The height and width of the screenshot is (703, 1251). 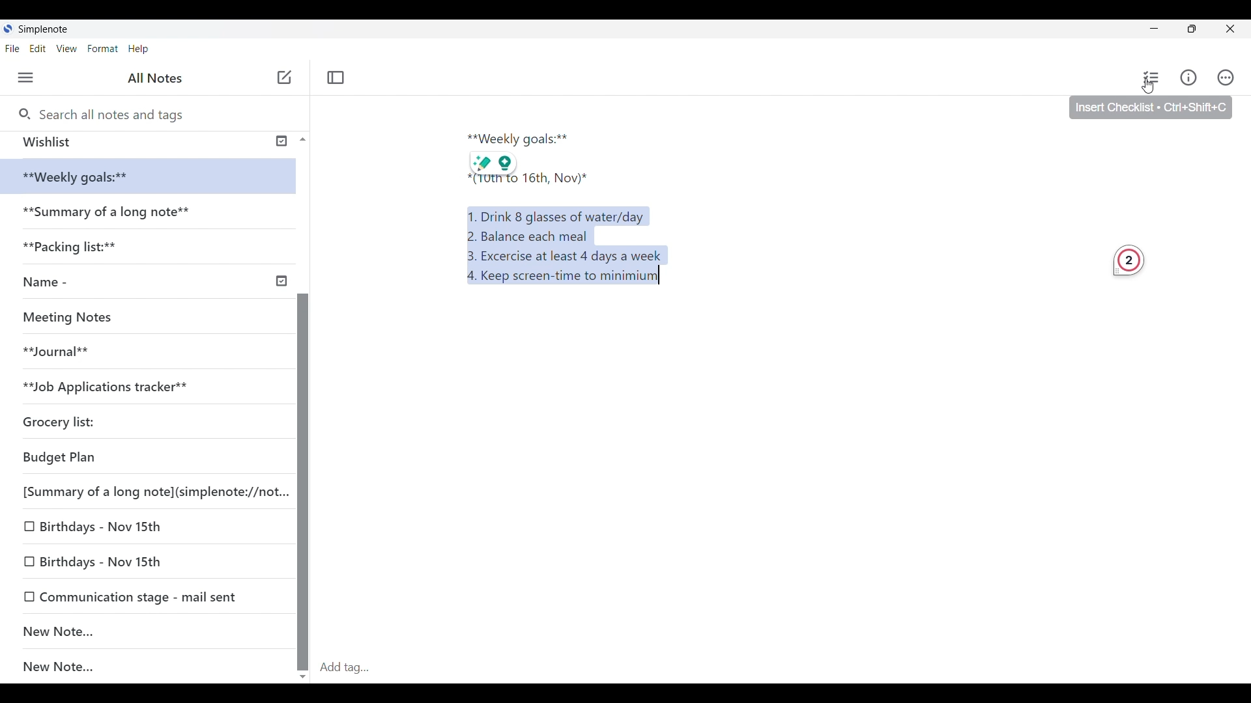 What do you see at coordinates (304, 672) in the screenshot?
I see `scroll down button` at bounding box center [304, 672].